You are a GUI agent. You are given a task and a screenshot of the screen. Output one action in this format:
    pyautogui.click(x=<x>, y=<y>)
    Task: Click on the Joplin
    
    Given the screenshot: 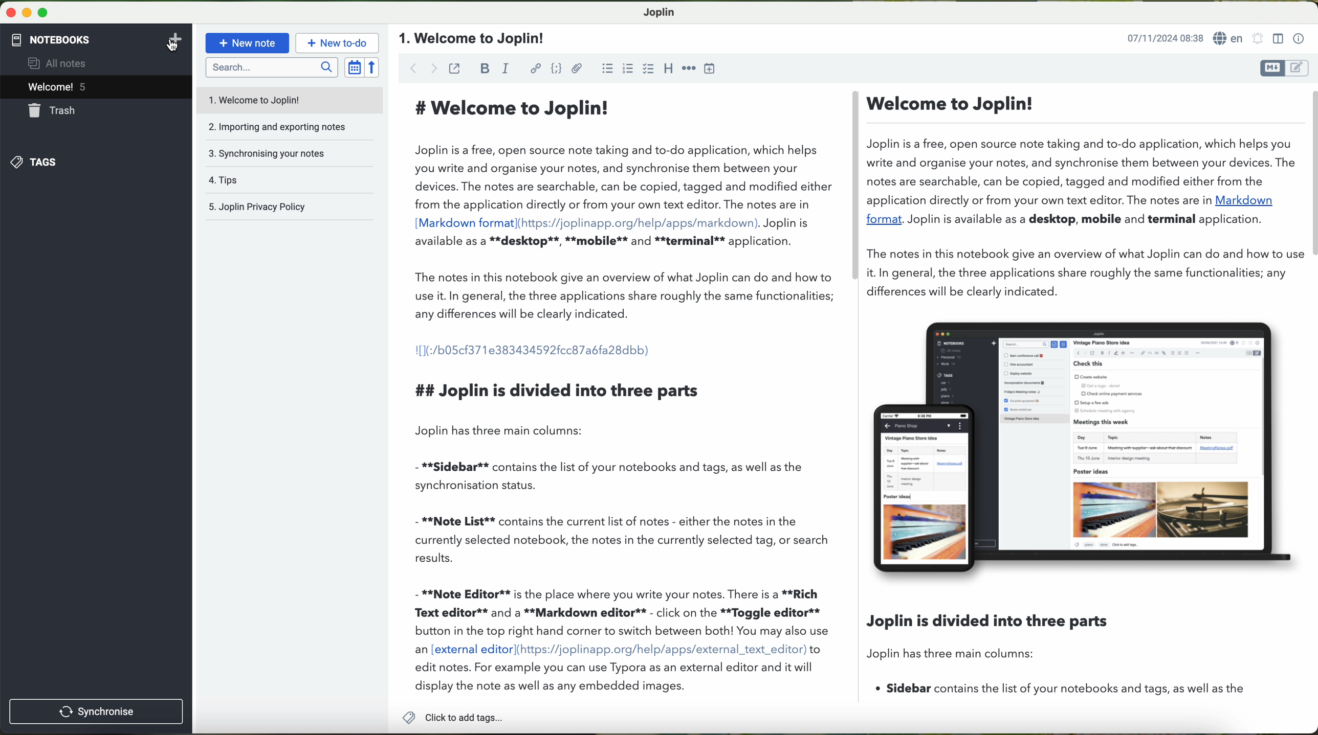 What is the action you would take?
    pyautogui.click(x=660, y=12)
    